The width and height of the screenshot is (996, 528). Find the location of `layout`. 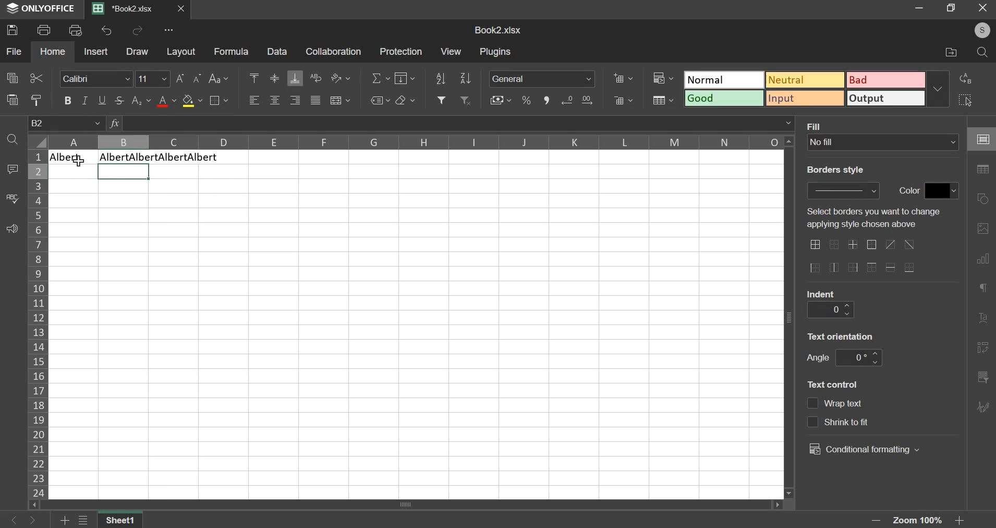

layout is located at coordinates (181, 52).